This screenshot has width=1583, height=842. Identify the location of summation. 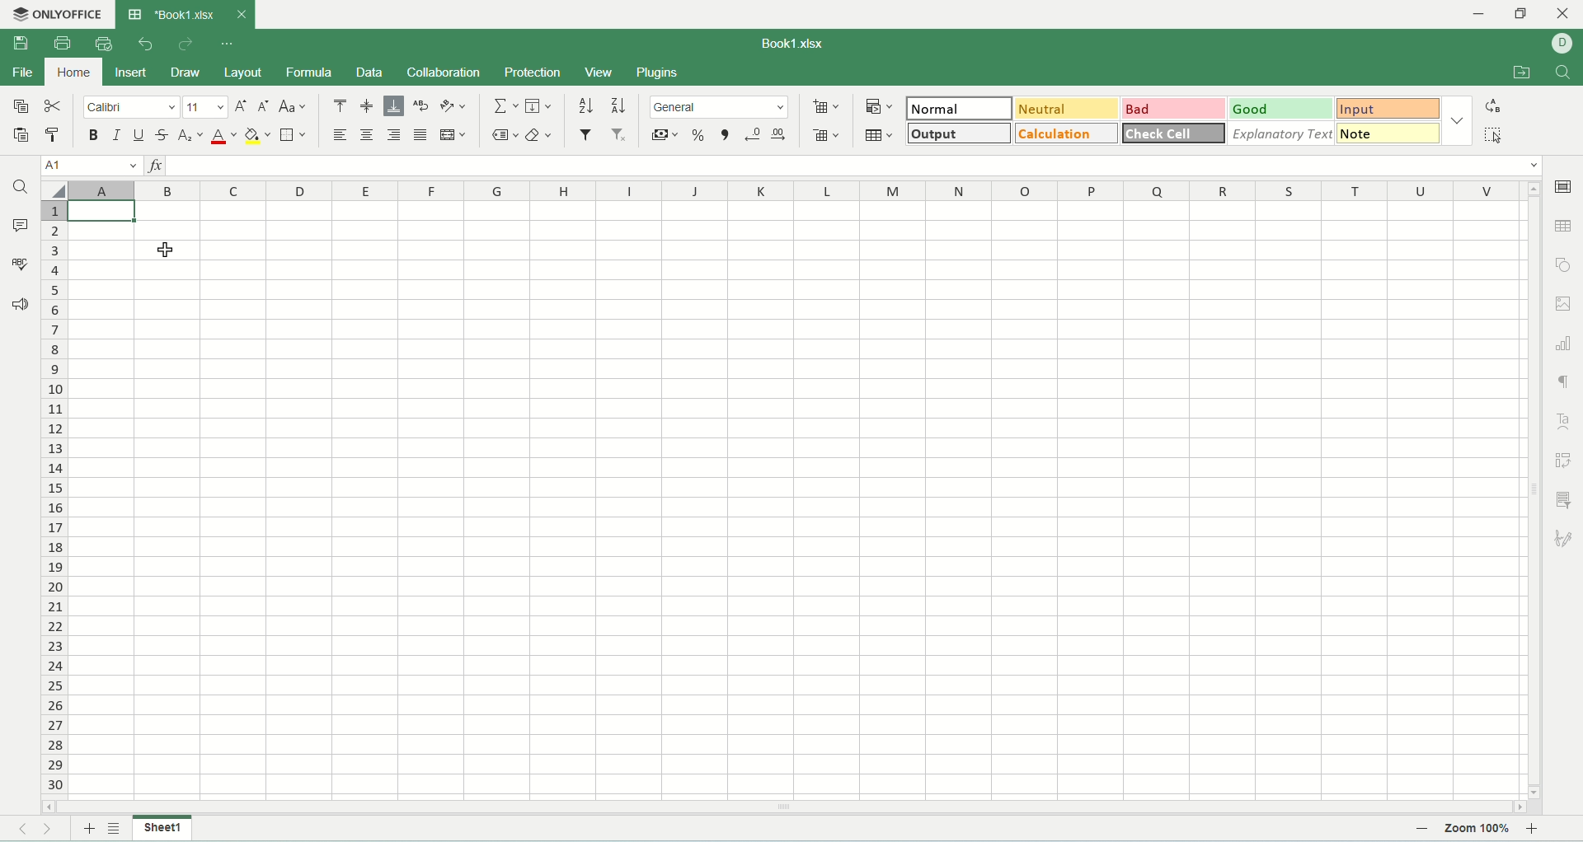
(504, 105).